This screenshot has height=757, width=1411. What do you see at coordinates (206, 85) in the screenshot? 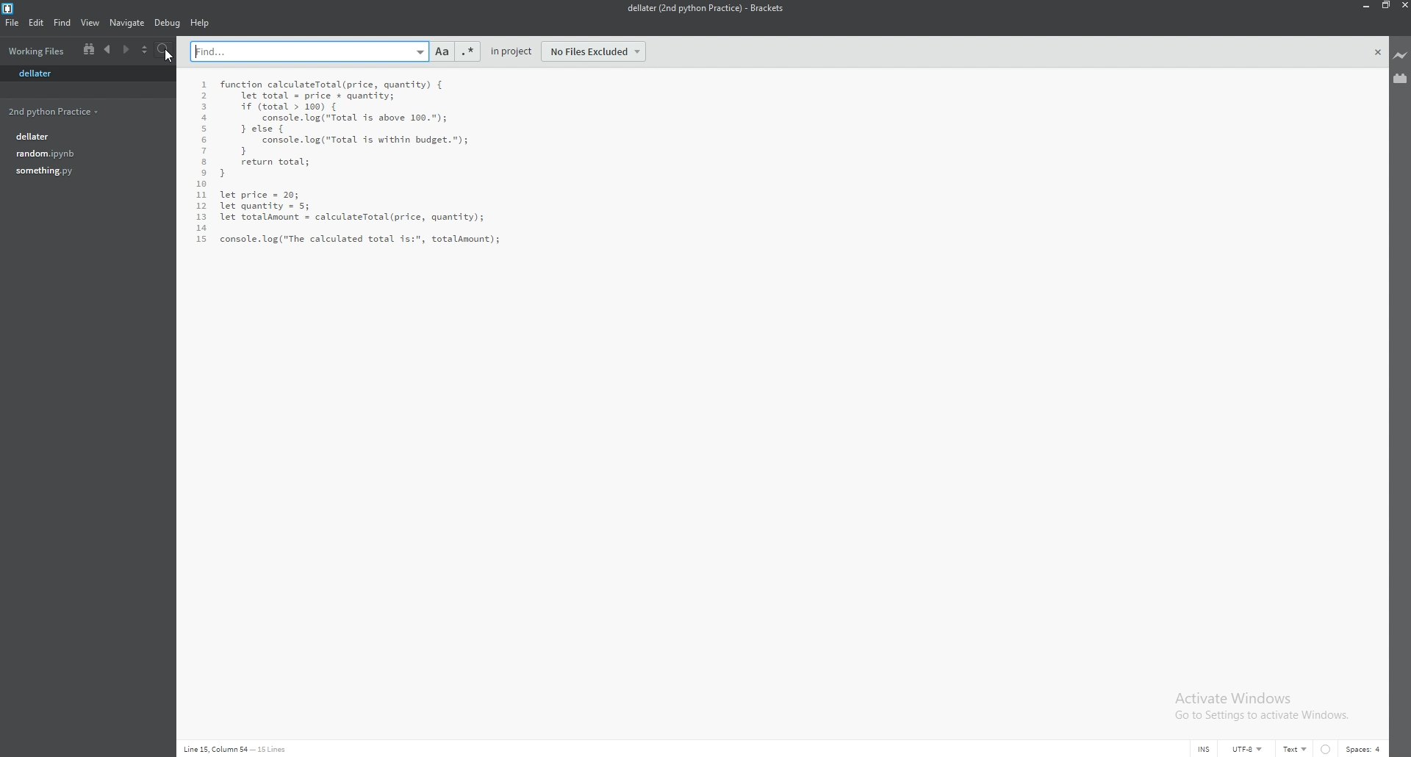
I see `1` at bounding box center [206, 85].